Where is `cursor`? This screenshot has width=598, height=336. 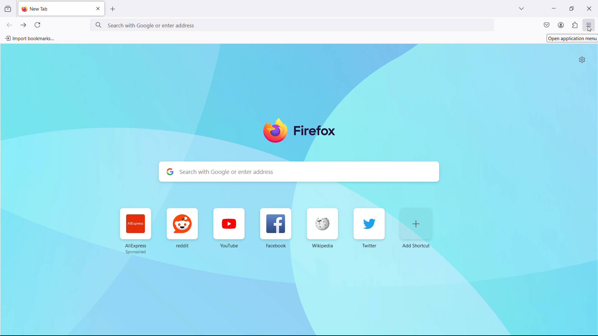
cursor is located at coordinates (589, 29).